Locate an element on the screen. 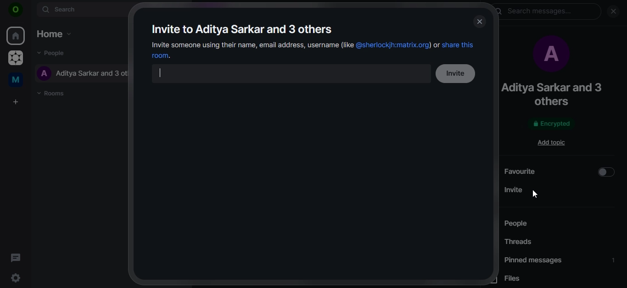 This screenshot has width=627, height=288. home is located at coordinates (16, 35).